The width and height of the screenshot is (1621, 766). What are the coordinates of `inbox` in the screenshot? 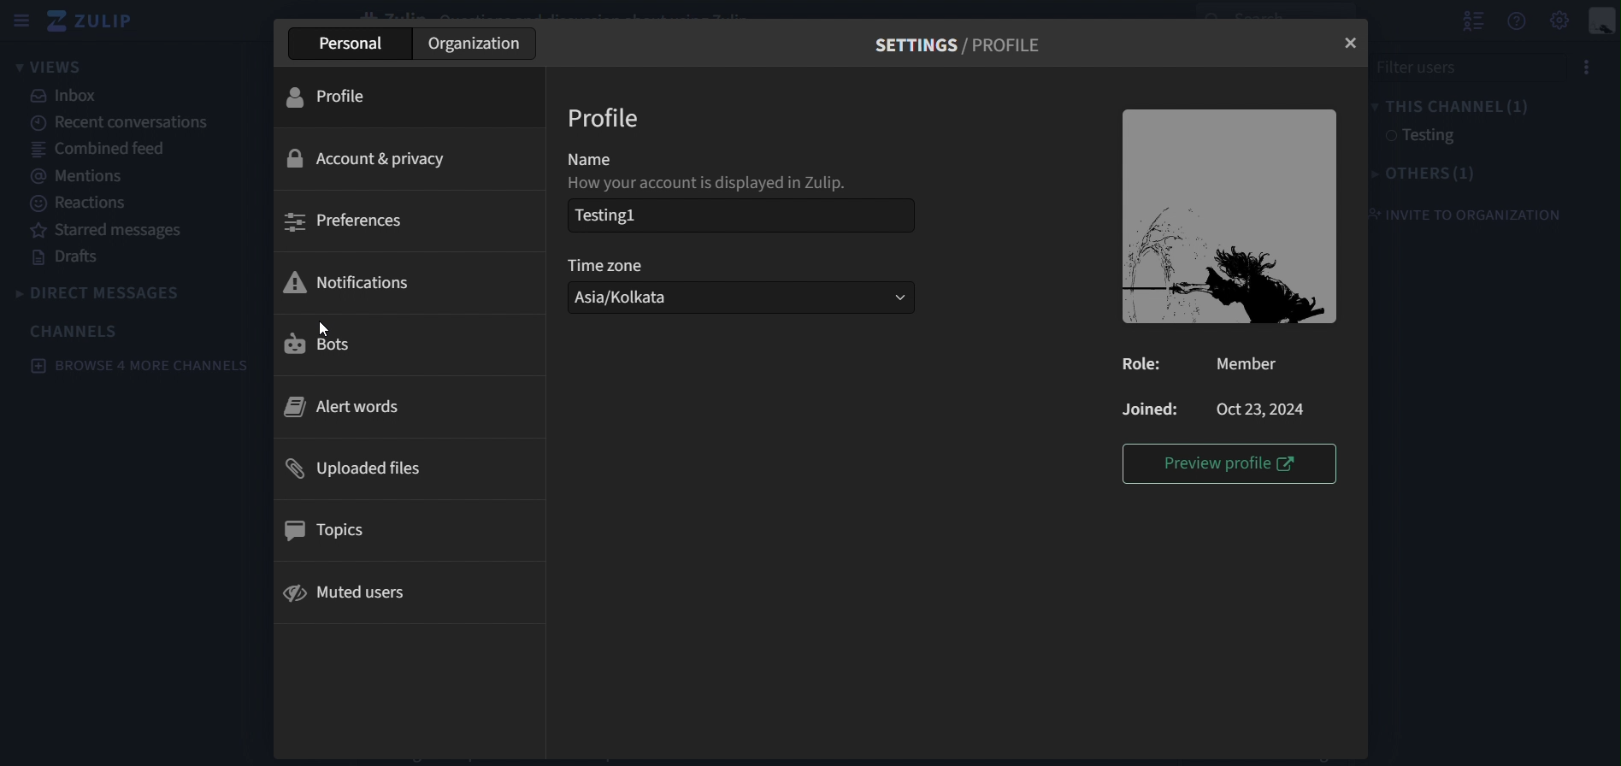 It's located at (68, 96).